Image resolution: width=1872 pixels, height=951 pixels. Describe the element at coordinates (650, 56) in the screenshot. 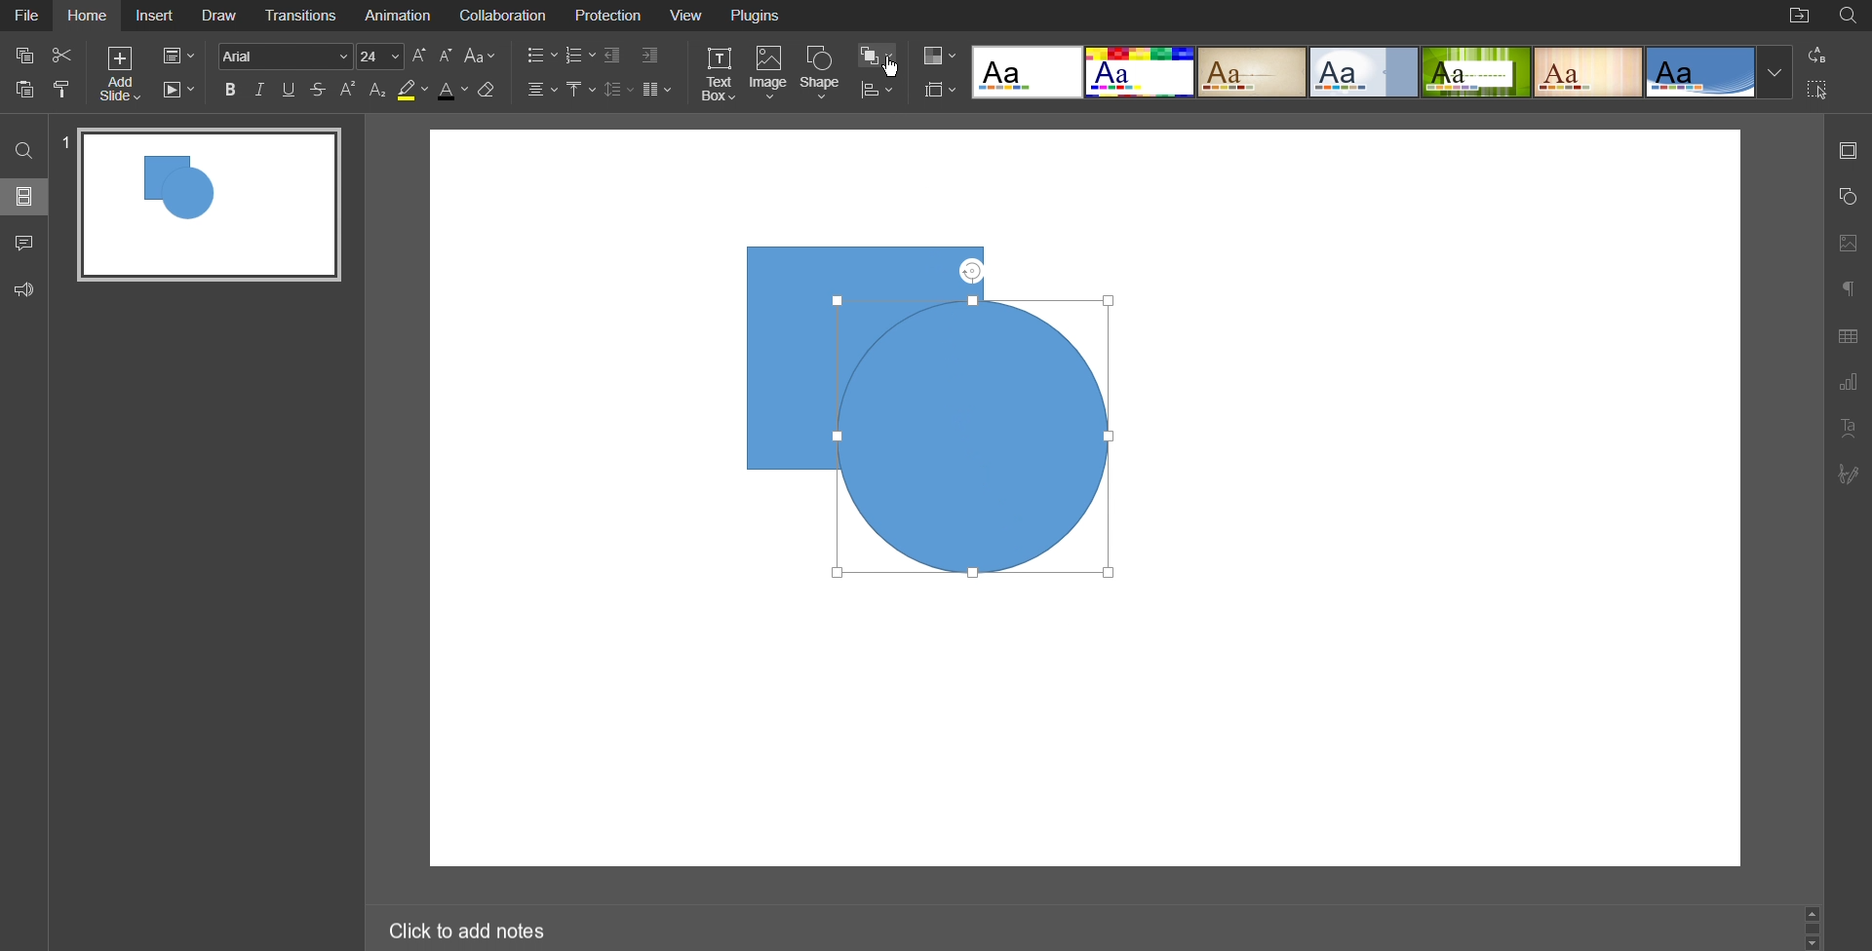

I see `Increase Indent` at that location.